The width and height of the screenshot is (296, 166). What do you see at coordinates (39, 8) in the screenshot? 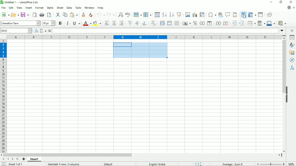
I see `Format` at bounding box center [39, 8].